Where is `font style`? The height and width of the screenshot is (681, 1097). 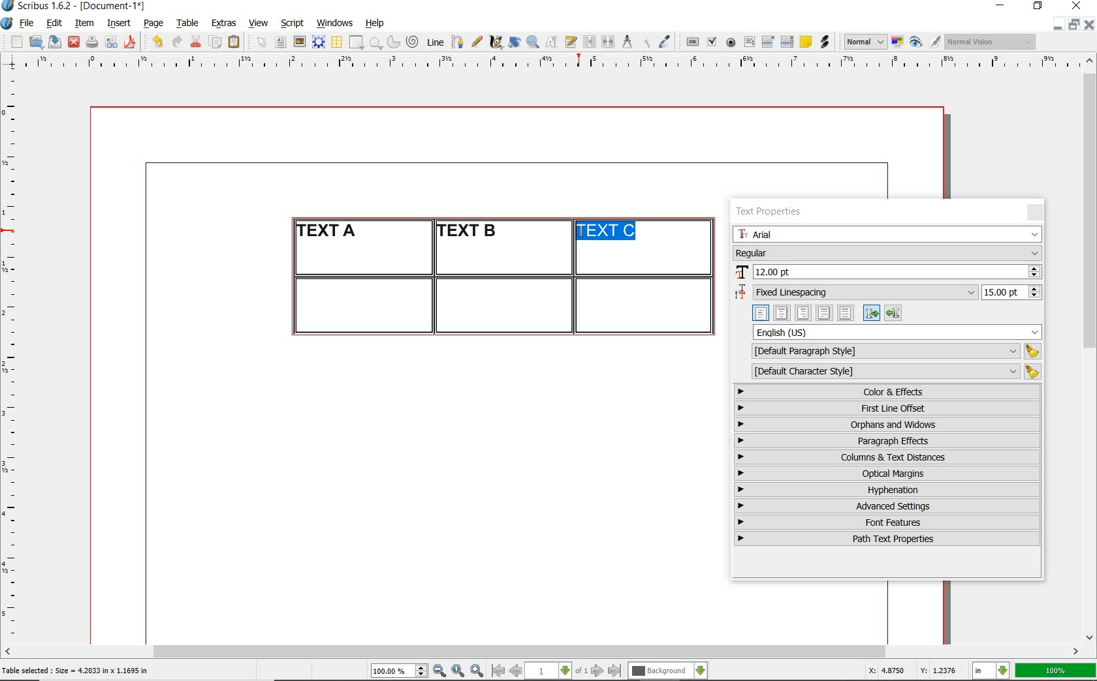 font style is located at coordinates (887, 252).